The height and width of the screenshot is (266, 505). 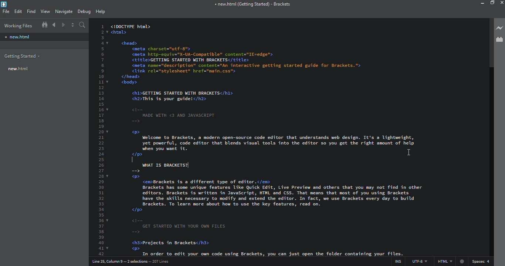 I want to click on utf 8, so click(x=418, y=260).